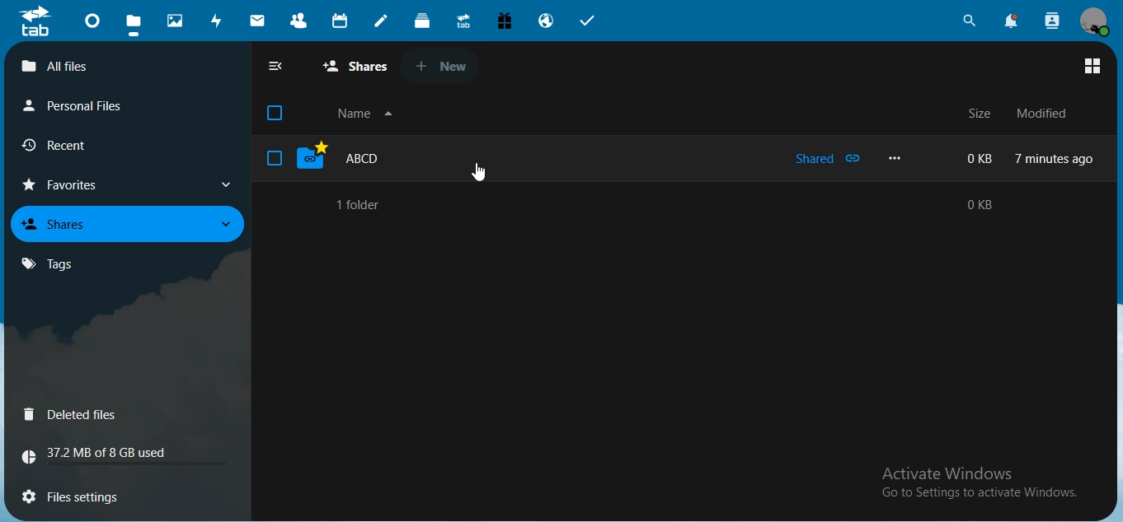 This screenshot has width=1123, height=522. What do you see at coordinates (125, 65) in the screenshot?
I see `all files` at bounding box center [125, 65].